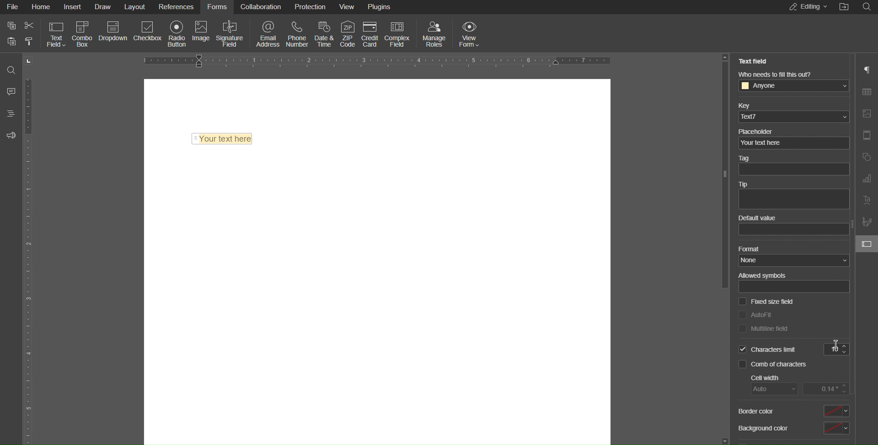 The width and height of the screenshot is (878, 445). What do you see at coordinates (793, 196) in the screenshot?
I see `Tip` at bounding box center [793, 196].